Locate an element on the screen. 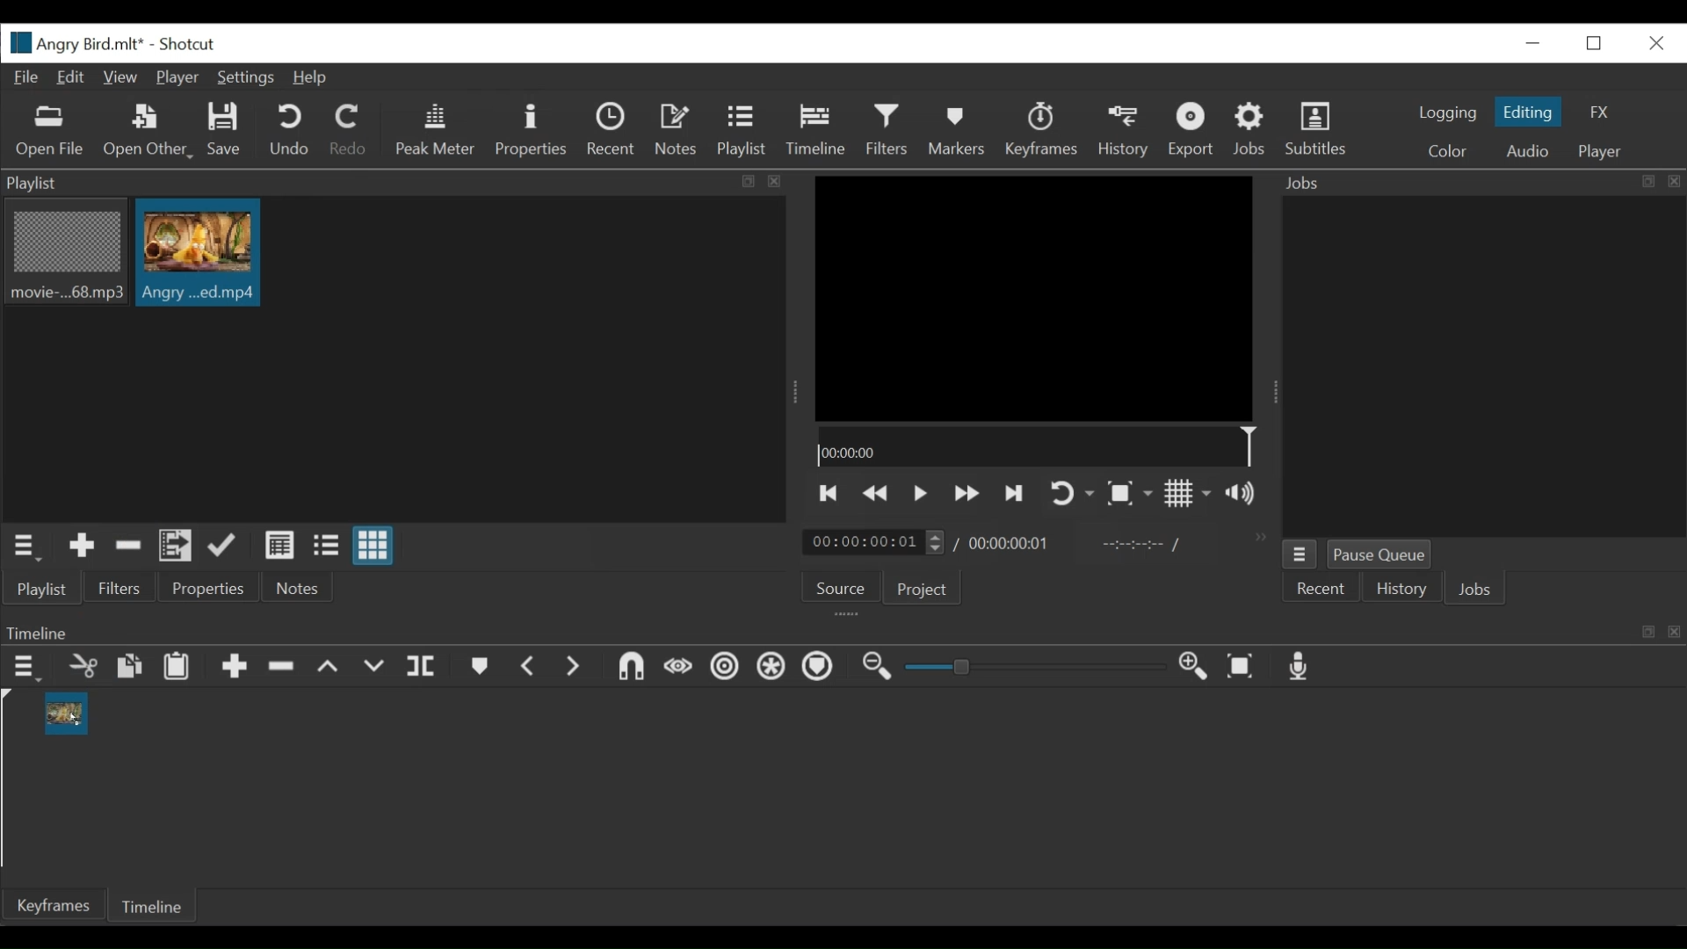 The image size is (1687, 949). Paste is located at coordinates (177, 667).